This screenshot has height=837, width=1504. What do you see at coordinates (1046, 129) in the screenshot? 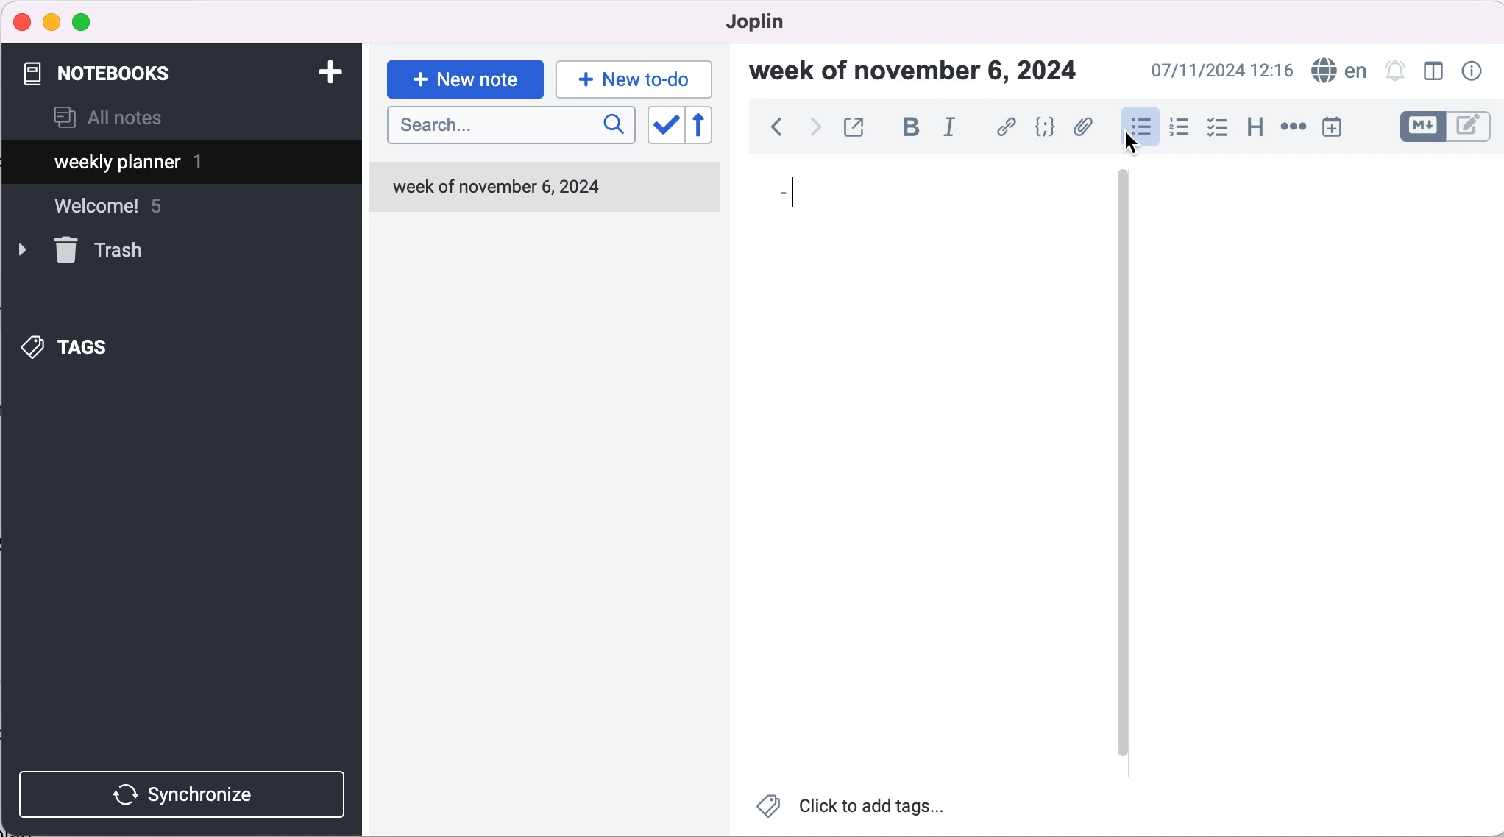
I see `code` at bounding box center [1046, 129].